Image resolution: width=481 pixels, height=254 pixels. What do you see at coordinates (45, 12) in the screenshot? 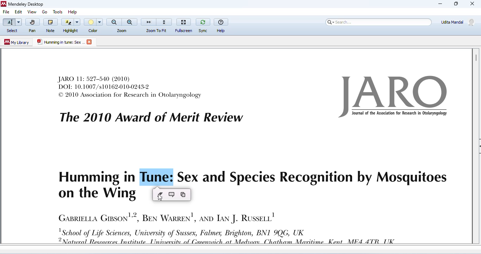
I see `Go` at bounding box center [45, 12].